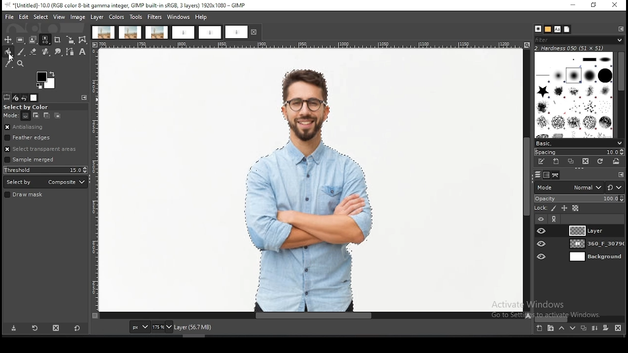 The width and height of the screenshot is (628, 353). What do you see at coordinates (8, 64) in the screenshot?
I see `color picker tool` at bounding box center [8, 64].